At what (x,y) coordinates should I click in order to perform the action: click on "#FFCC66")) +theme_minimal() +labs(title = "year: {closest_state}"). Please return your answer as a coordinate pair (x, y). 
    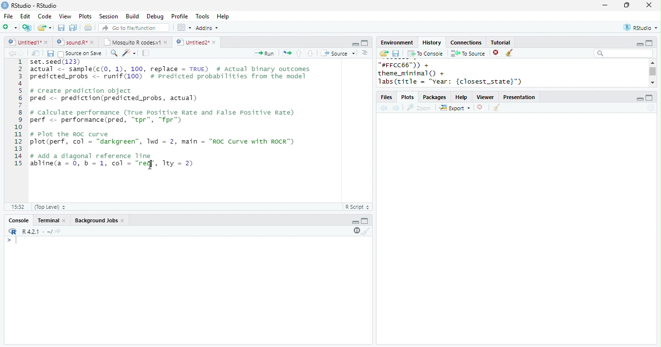
    Looking at the image, I should click on (462, 73).